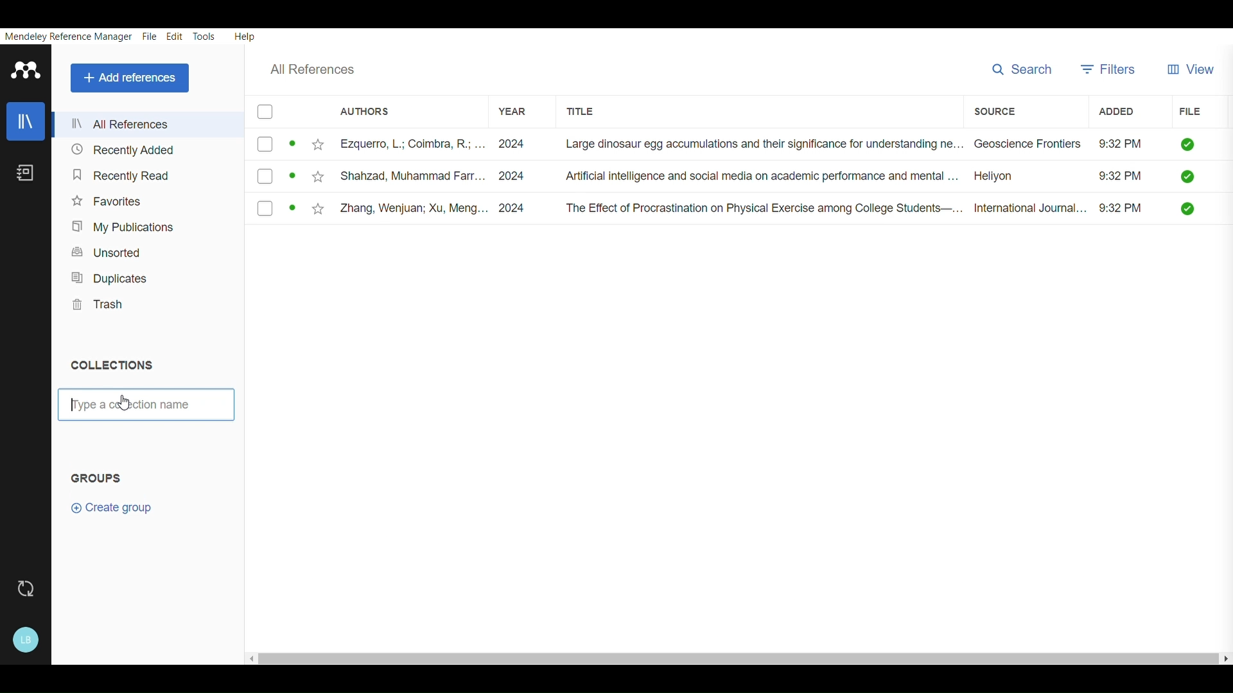 This screenshot has height=693, width=1233. Describe the element at coordinates (1194, 64) in the screenshot. I see `View` at that location.